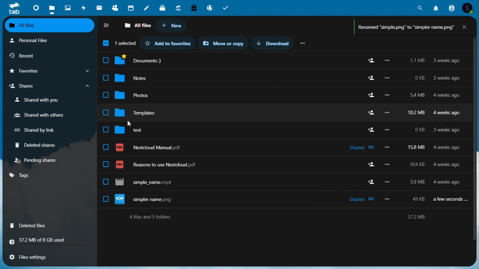  What do you see at coordinates (51, 7) in the screenshot?
I see `files` at bounding box center [51, 7].